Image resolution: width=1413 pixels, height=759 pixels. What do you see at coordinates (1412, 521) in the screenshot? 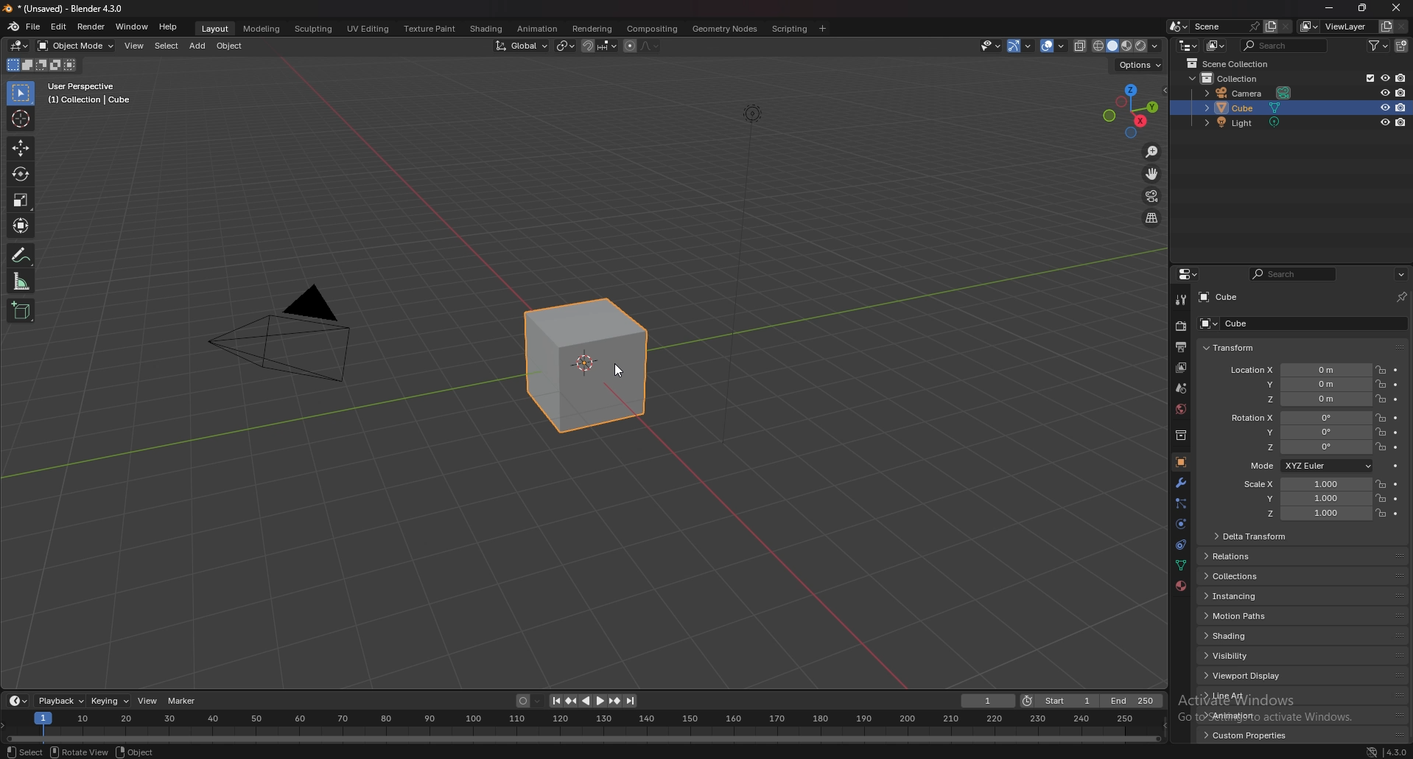
I see `scroll bar` at bounding box center [1412, 521].